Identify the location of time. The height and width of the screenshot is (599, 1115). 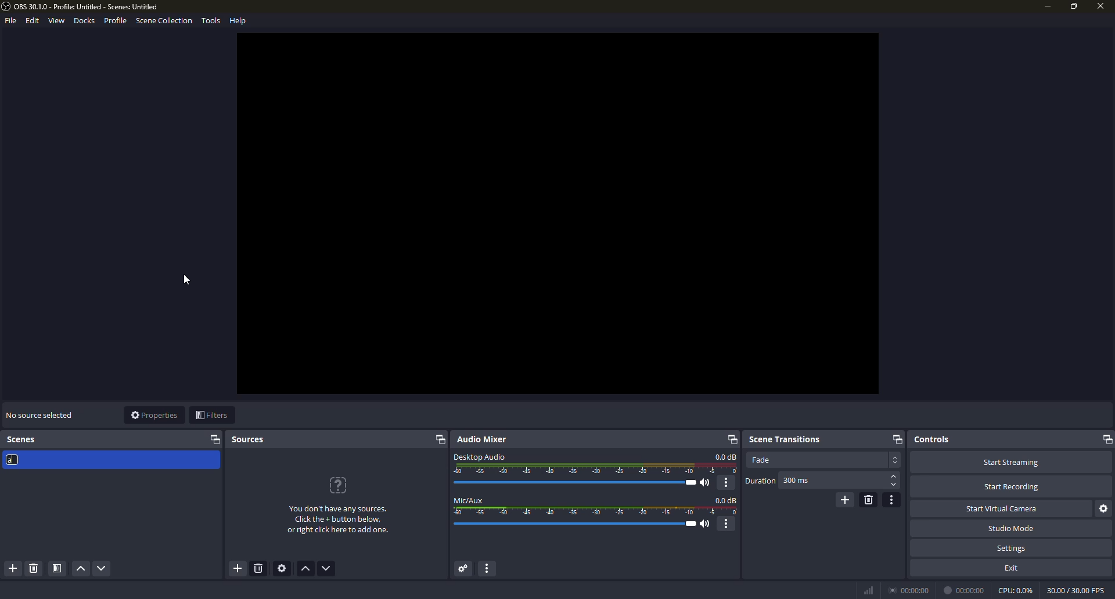
(966, 590).